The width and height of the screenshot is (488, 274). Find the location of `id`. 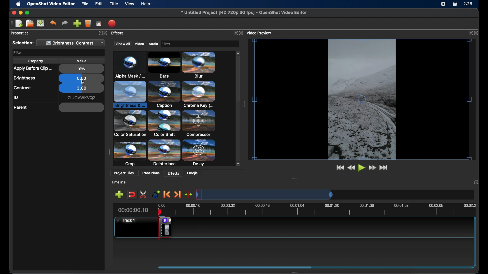

id is located at coordinates (81, 98).